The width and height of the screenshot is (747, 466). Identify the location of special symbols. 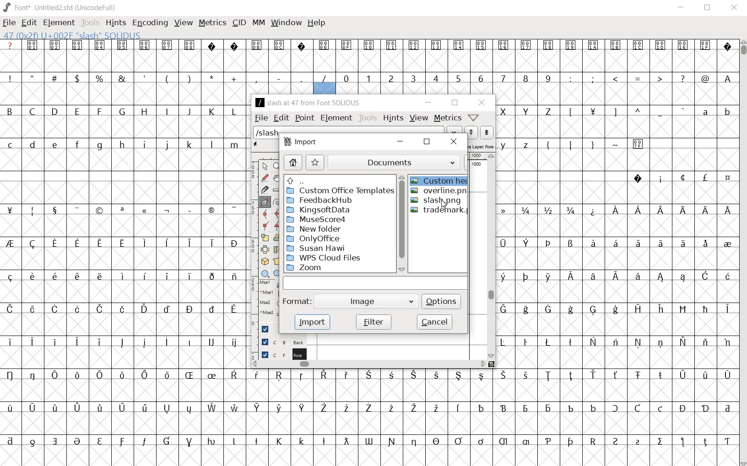
(678, 177).